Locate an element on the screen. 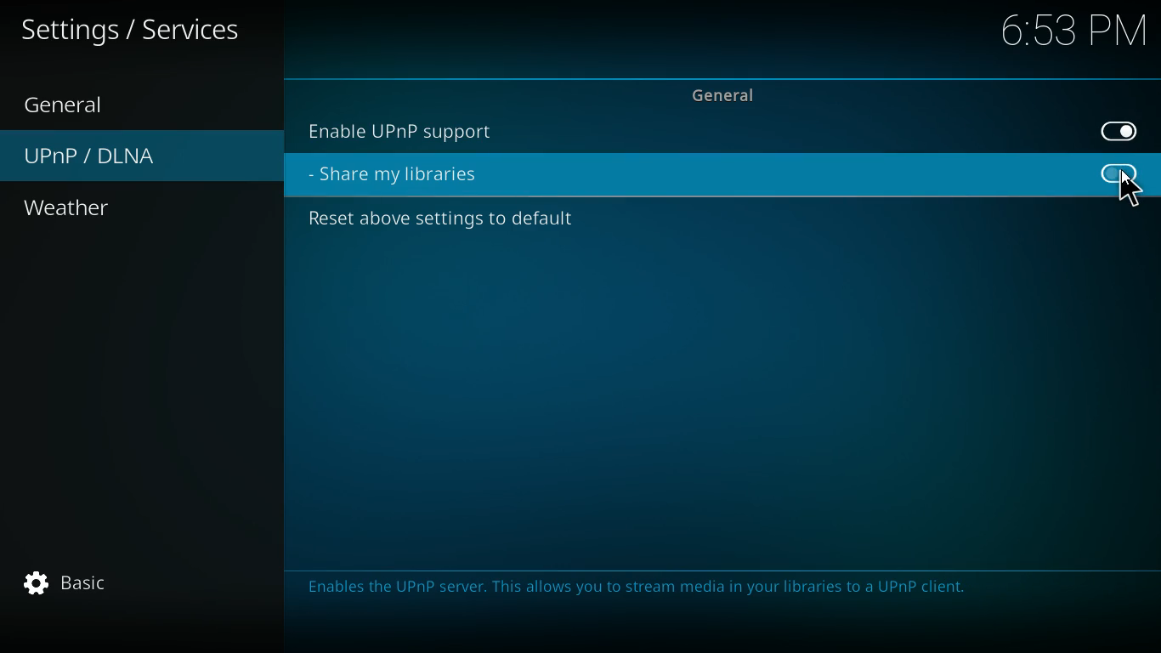 This screenshot has width=1161, height=653. 6:53 PM is located at coordinates (1068, 34).